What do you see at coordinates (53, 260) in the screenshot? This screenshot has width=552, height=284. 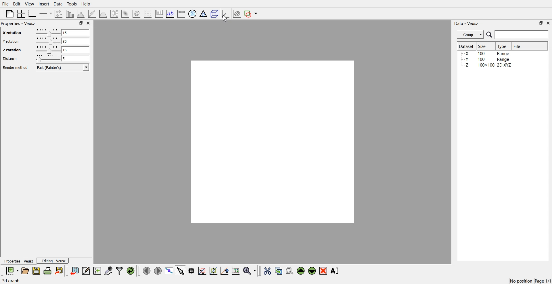 I see `Editing - Veusz` at bounding box center [53, 260].